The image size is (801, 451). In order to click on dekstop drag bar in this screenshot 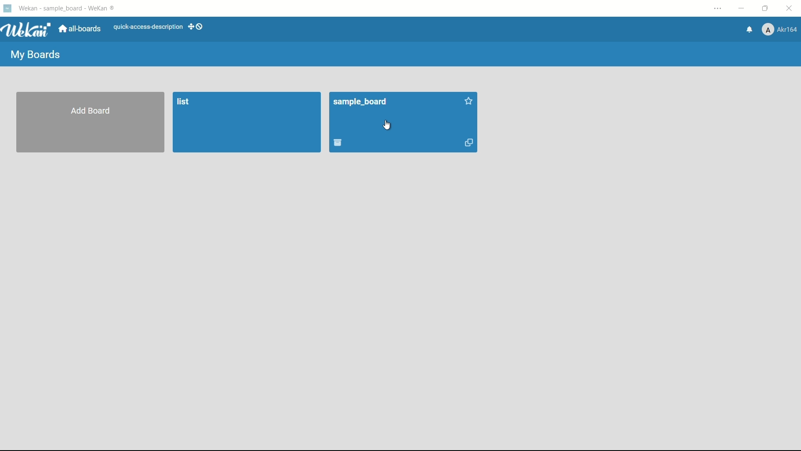, I will do `click(196, 28)`.